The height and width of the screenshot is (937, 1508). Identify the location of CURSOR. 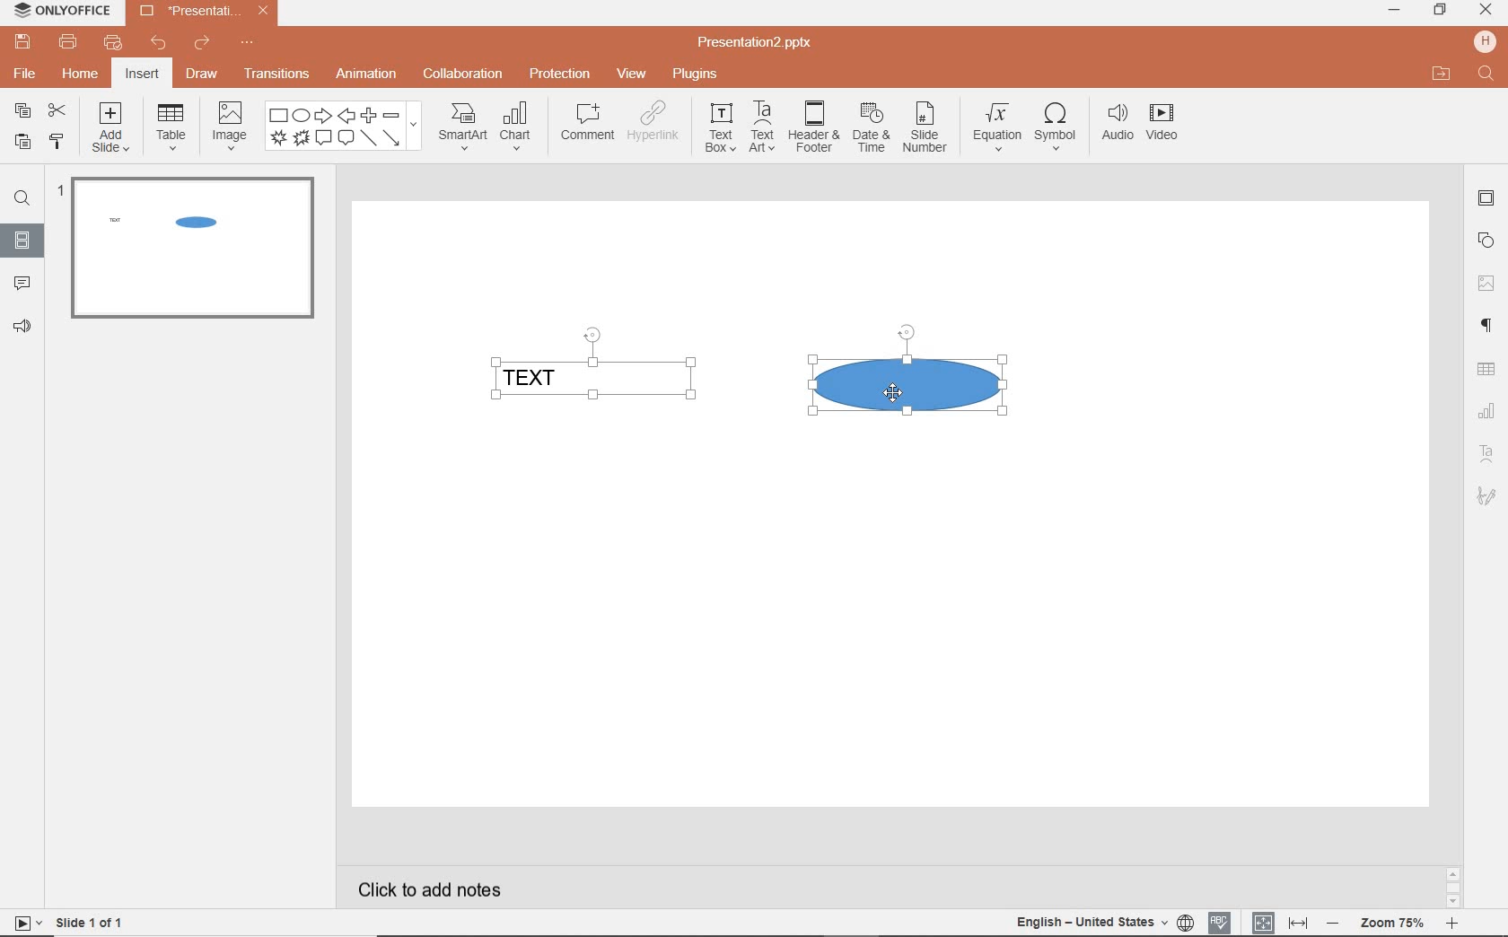
(893, 393).